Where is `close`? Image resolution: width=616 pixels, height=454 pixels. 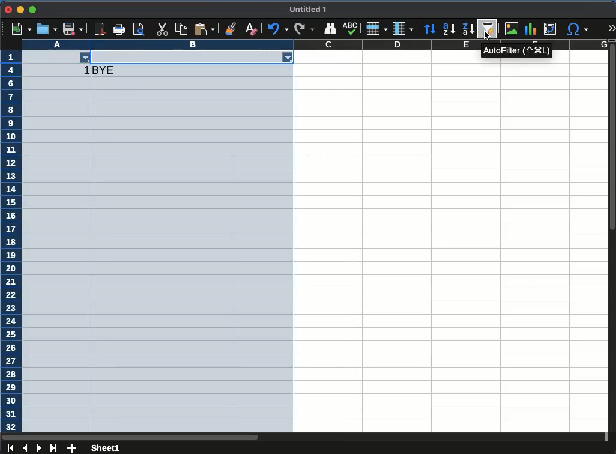 close is located at coordinates (8, 10).